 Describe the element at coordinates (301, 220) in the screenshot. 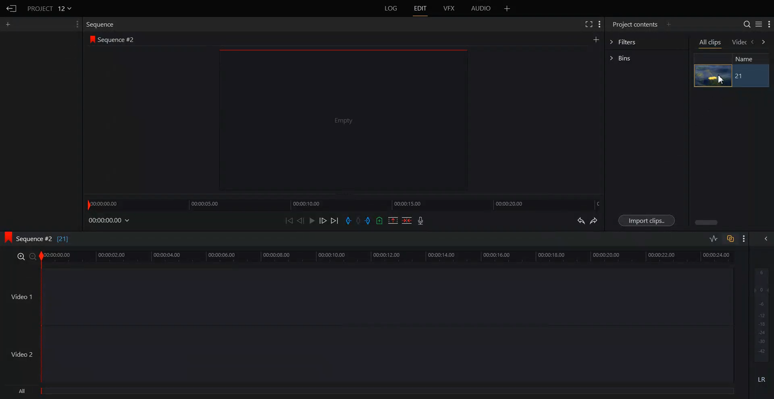

I see `Nudge One frame Back` at that location.